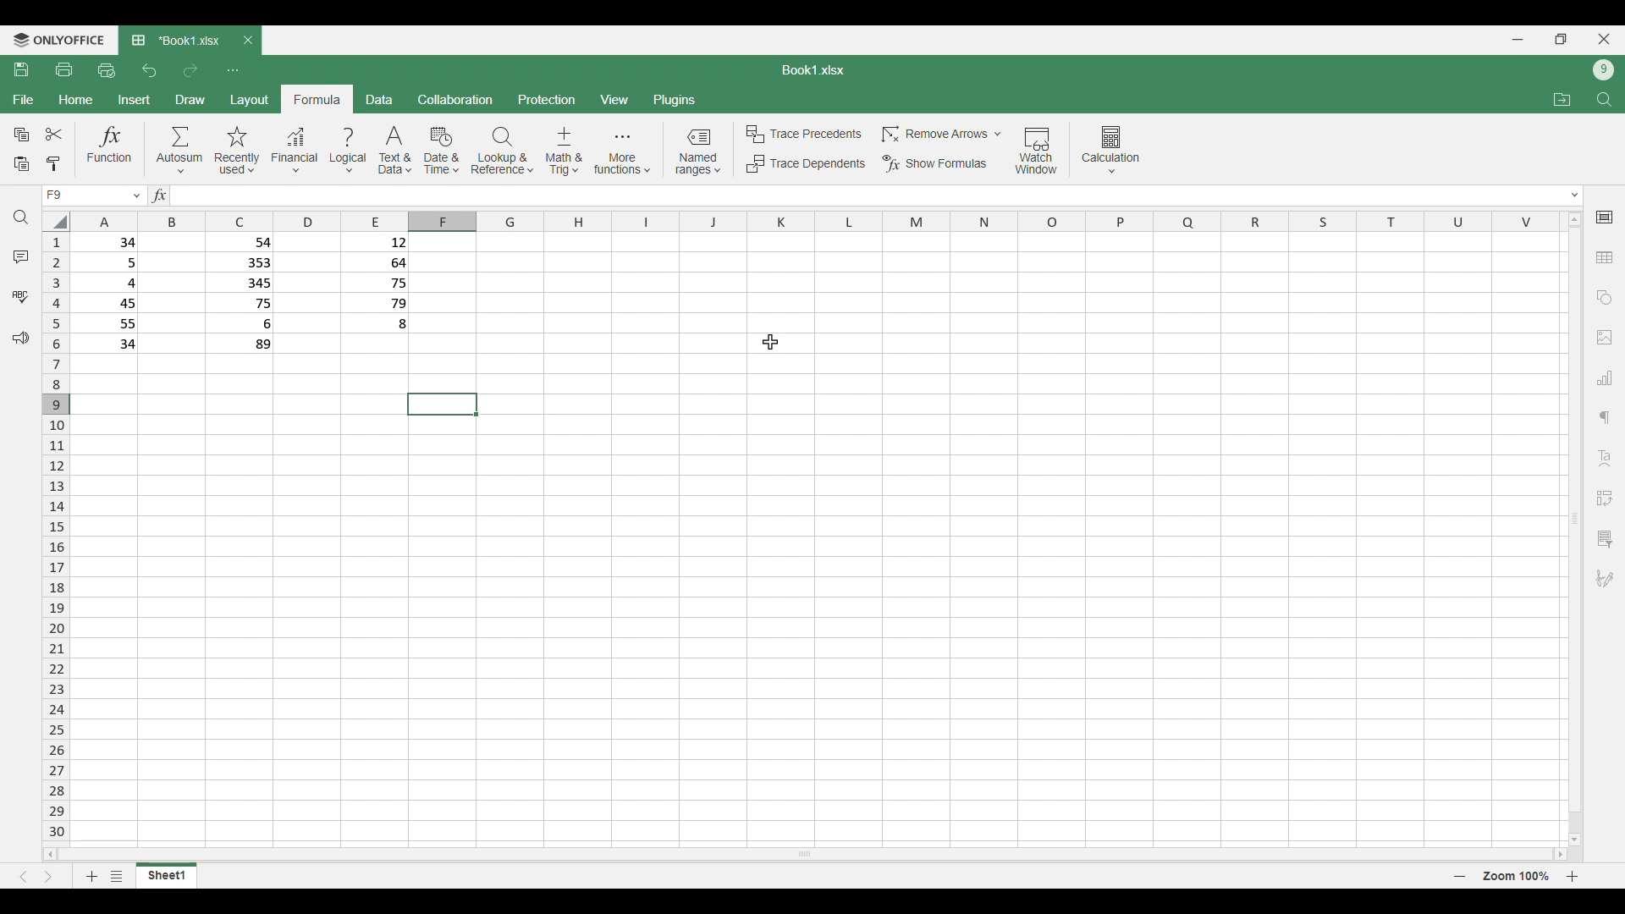  Describe the element at coordinates (107, 71) in the screenshot. I see `Quick print` at that location.